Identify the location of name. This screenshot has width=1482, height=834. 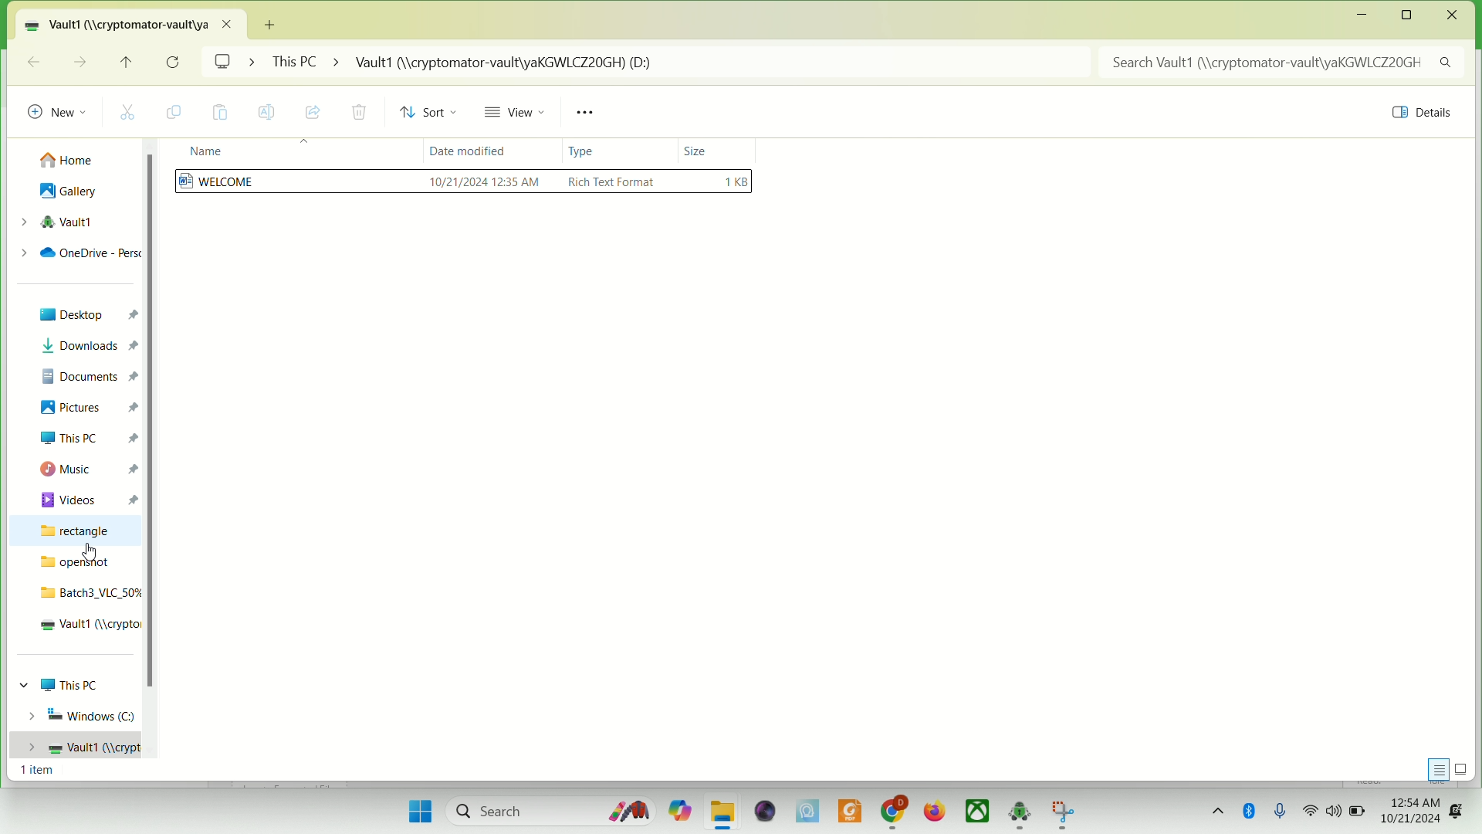
(201, 152).